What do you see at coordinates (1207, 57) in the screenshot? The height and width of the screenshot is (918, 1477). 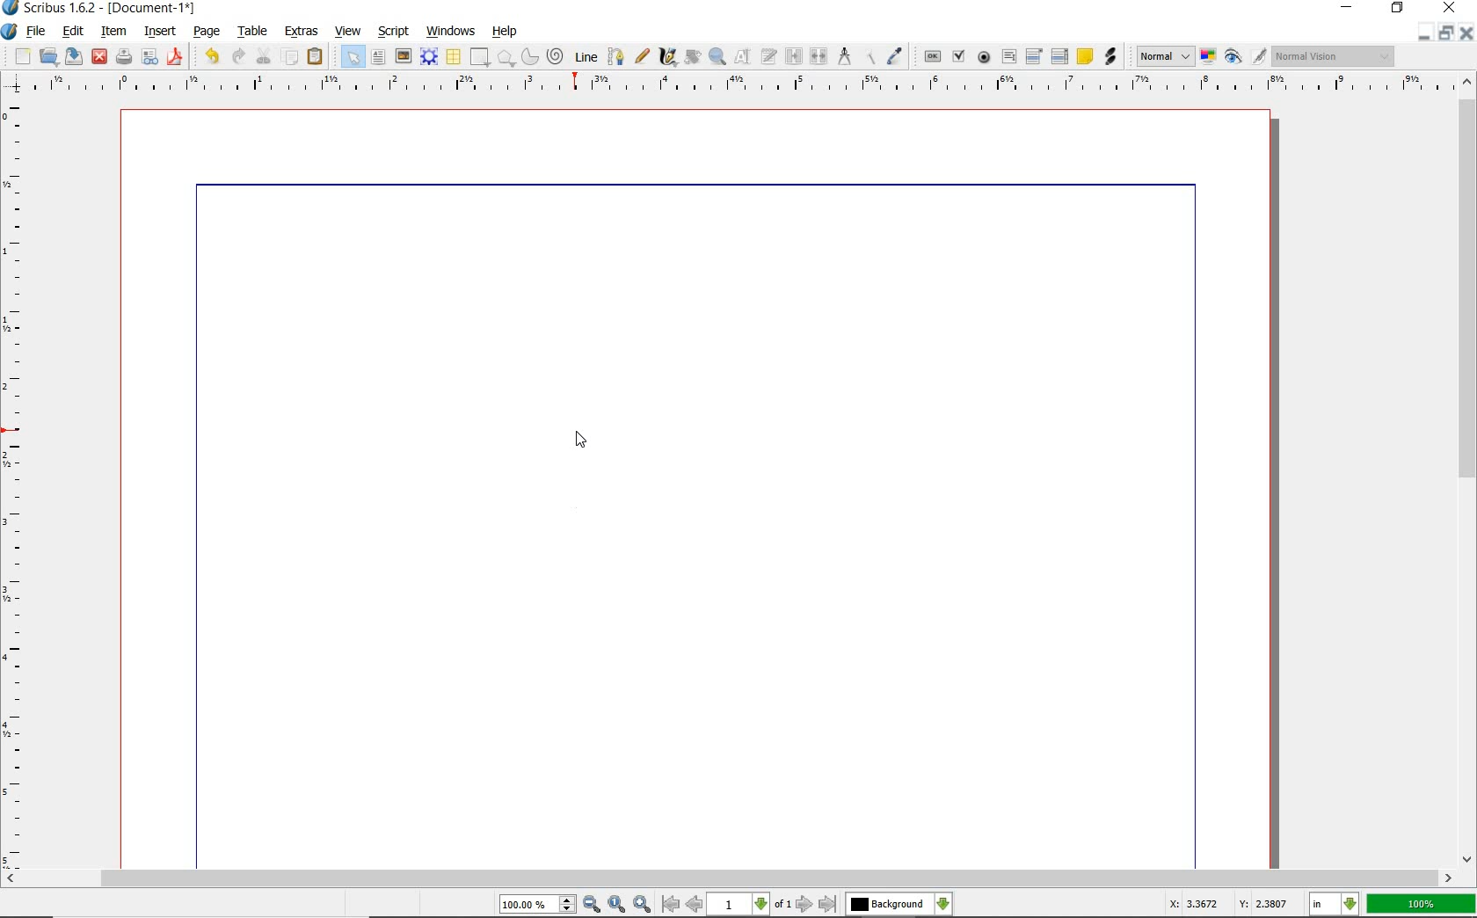 I see `toggle color management` at bounding box center [1207, 57].